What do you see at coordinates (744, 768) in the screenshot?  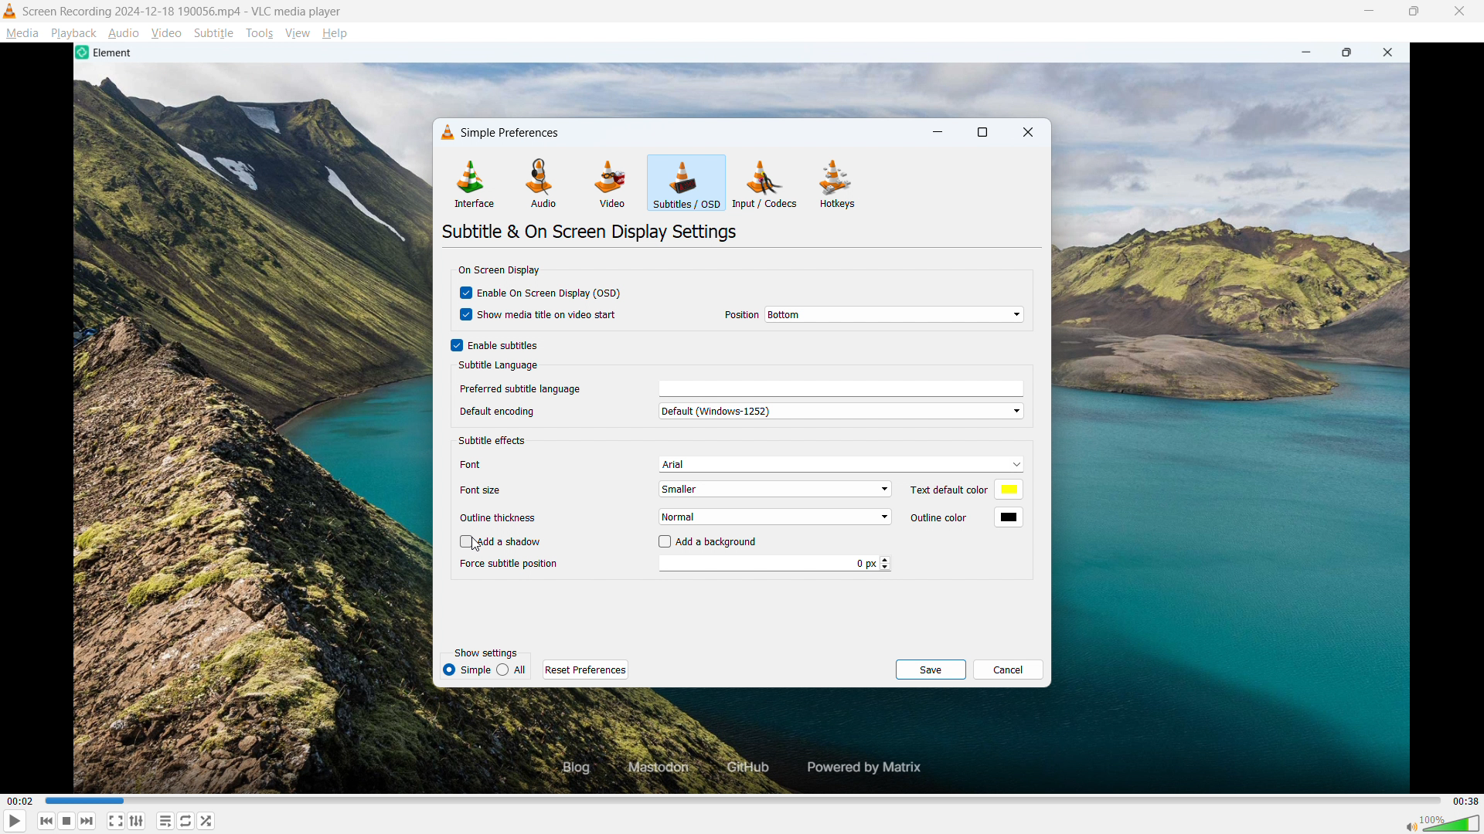 I see `GitHub` at bounding box center [744, 768].